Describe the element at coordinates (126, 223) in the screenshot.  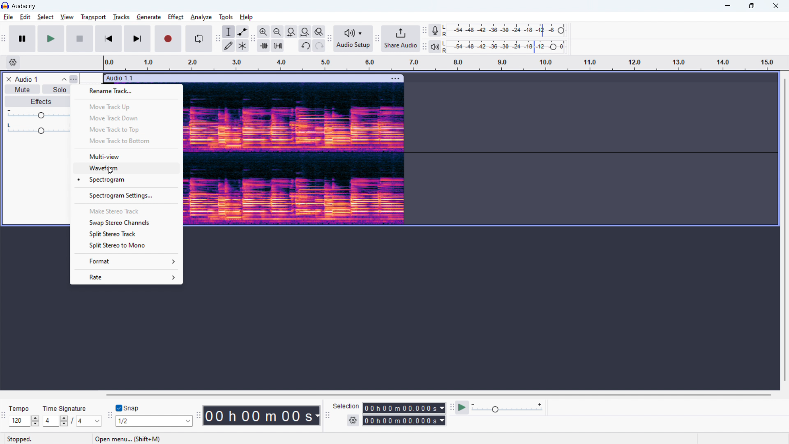
I see `swap stereo channels` at that location.